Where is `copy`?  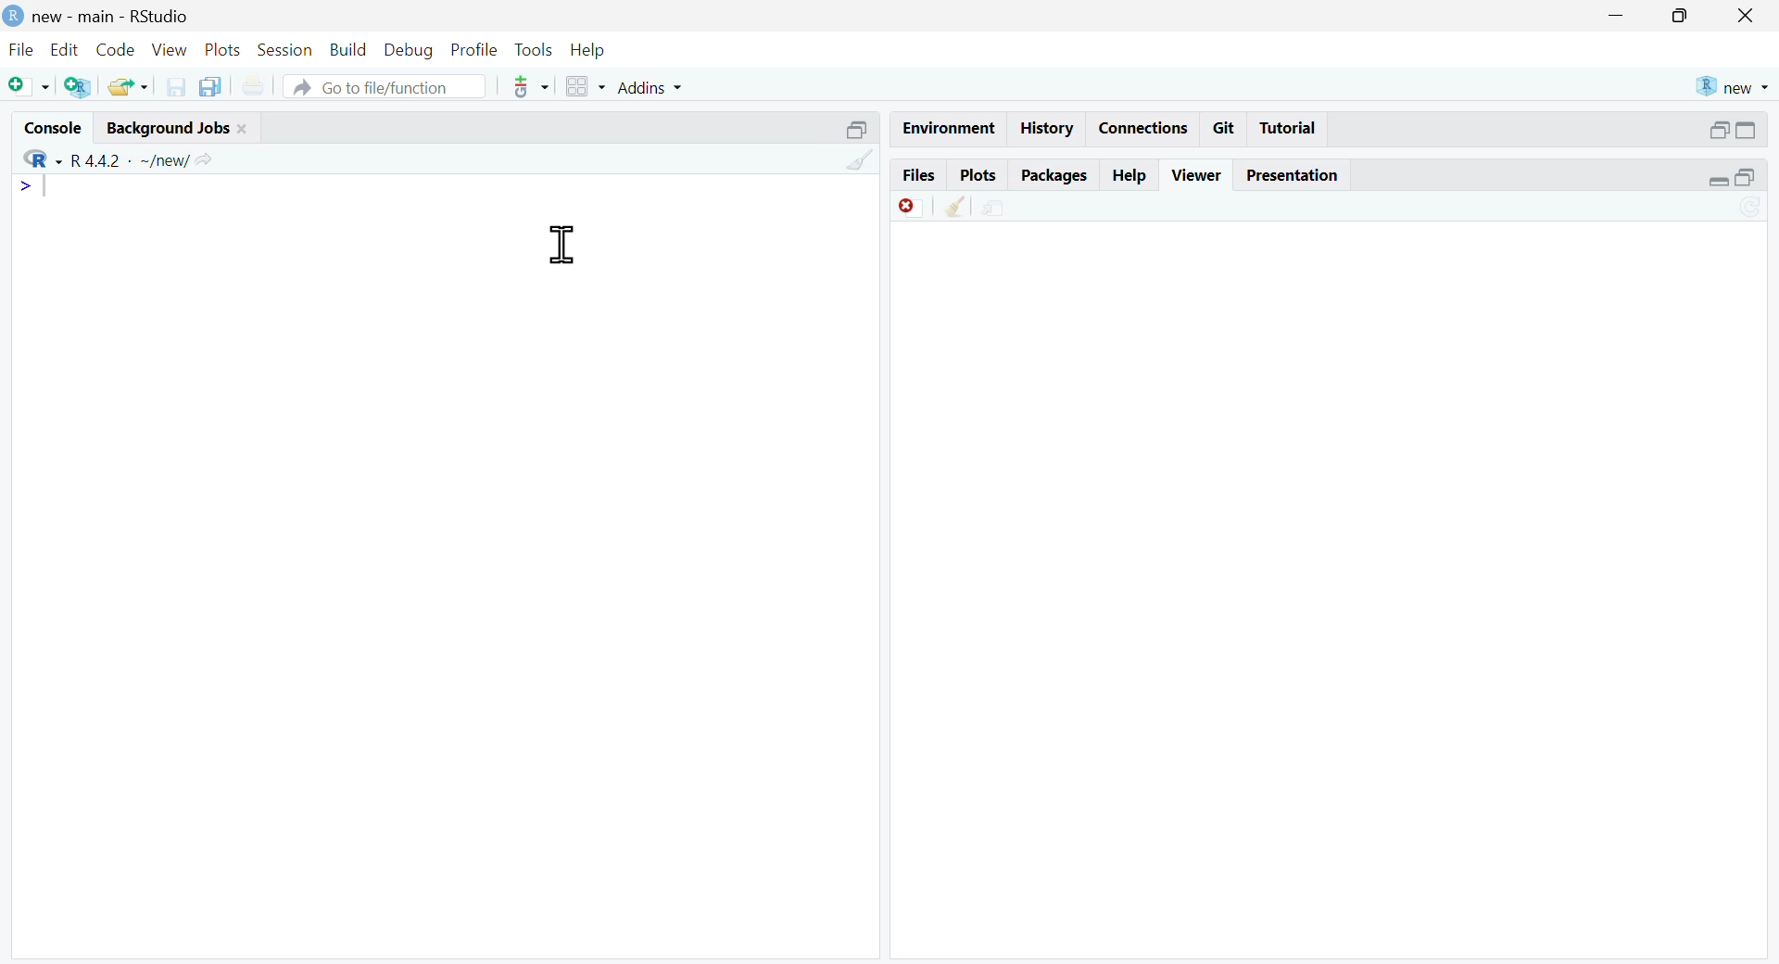 copy is located at coordinates (211, 84).